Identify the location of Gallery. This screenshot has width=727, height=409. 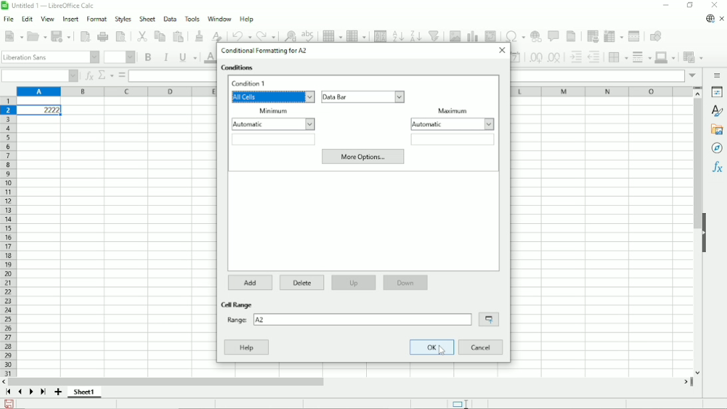
(716, 130).